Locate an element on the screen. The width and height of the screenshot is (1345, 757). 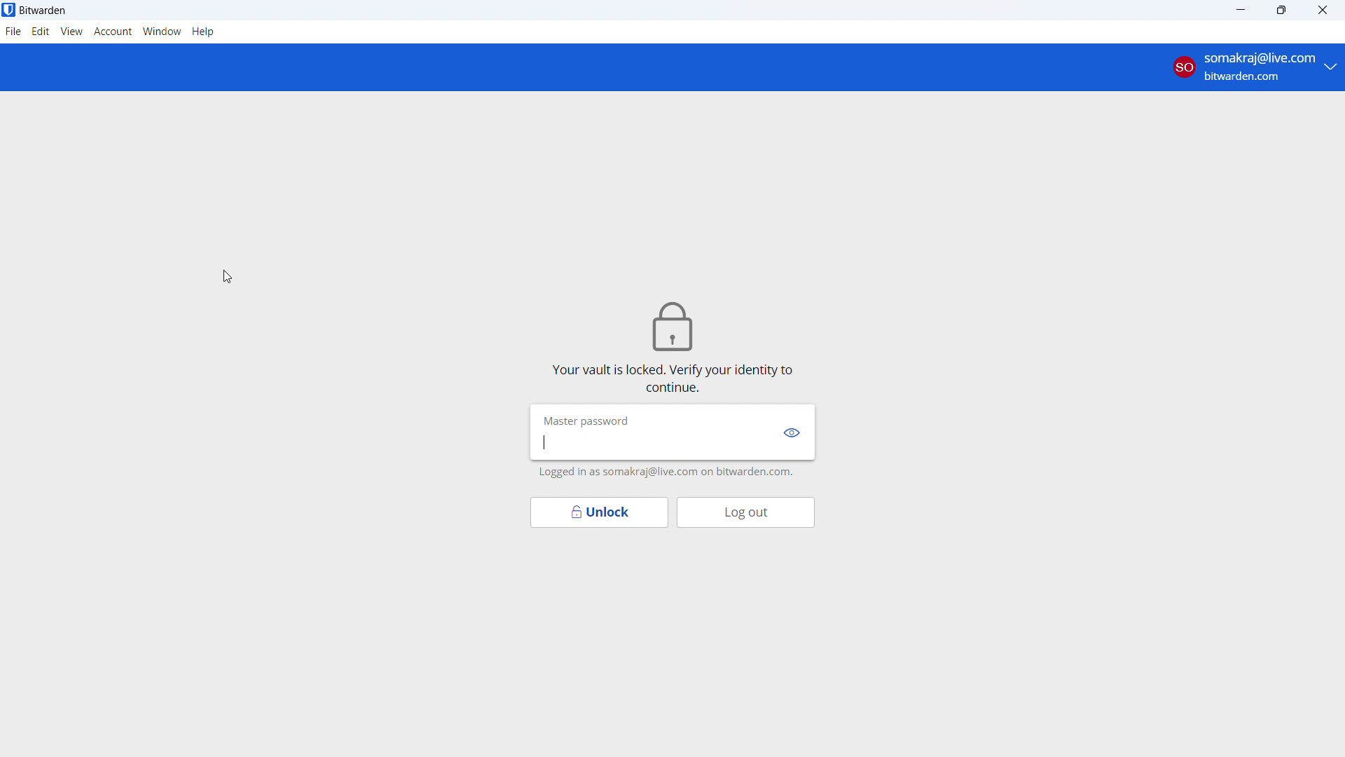
master password is located at coordinates (581, 418).